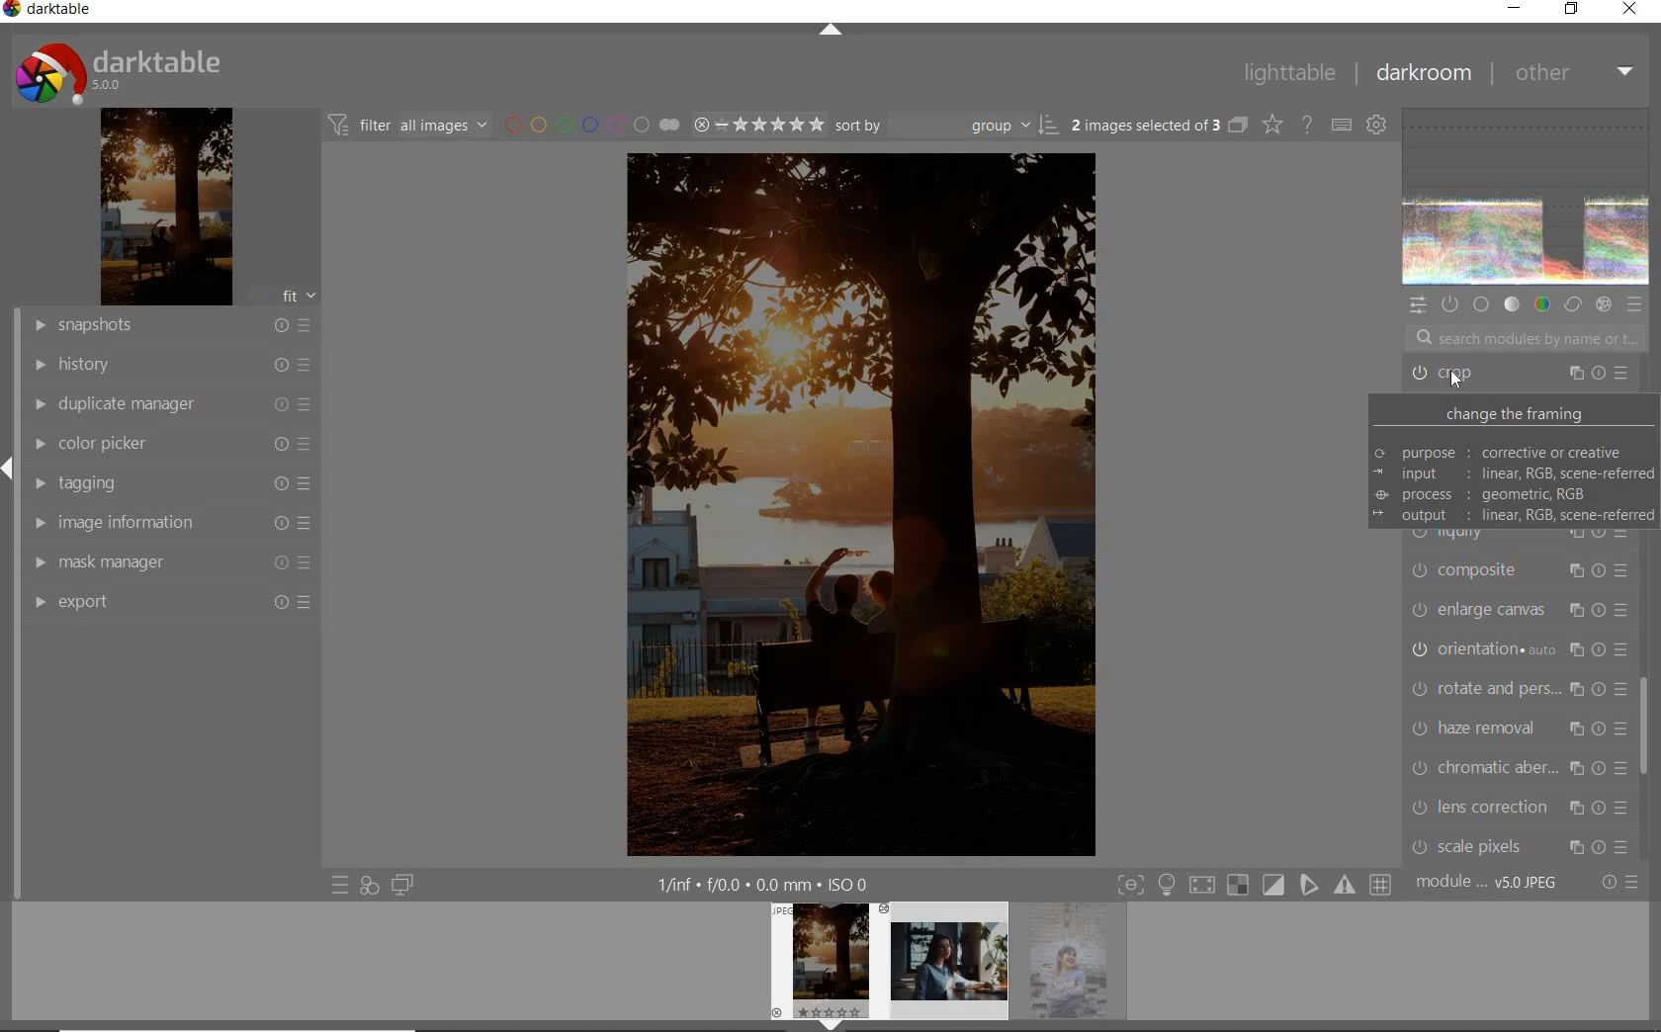 This screenshot has height=1032, width=1661. What do you see at coordinates (170, 481) in the screenshot?
I see `tagging` at bounding box center [170, 481].